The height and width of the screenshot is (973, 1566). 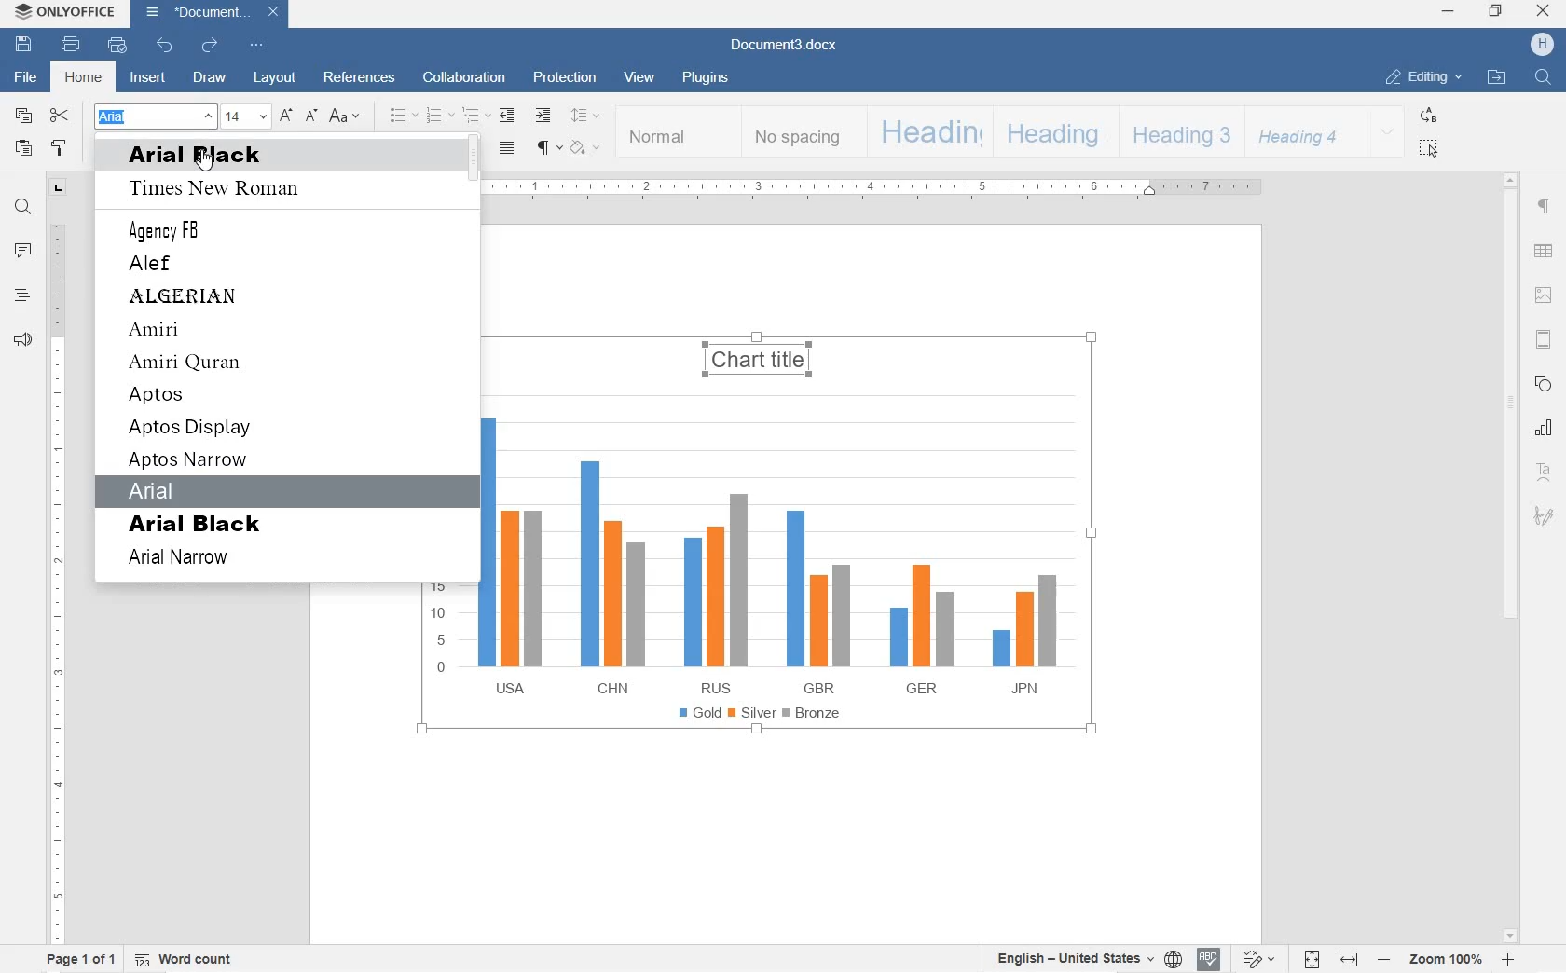 What do you see at coordinates (311, 116) in the screenshot?
I see `DECREMENT FONT SIZE` at bounding box center [311, 116].